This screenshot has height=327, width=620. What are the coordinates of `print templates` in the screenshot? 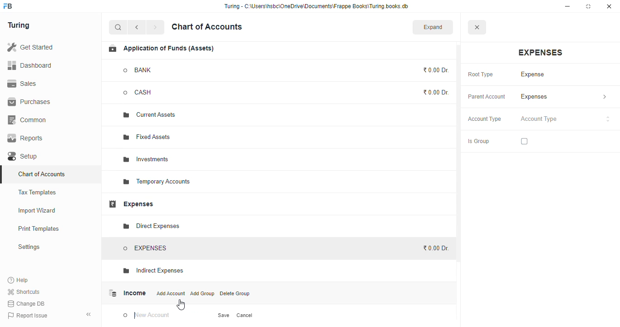 It's located at (39, 228).